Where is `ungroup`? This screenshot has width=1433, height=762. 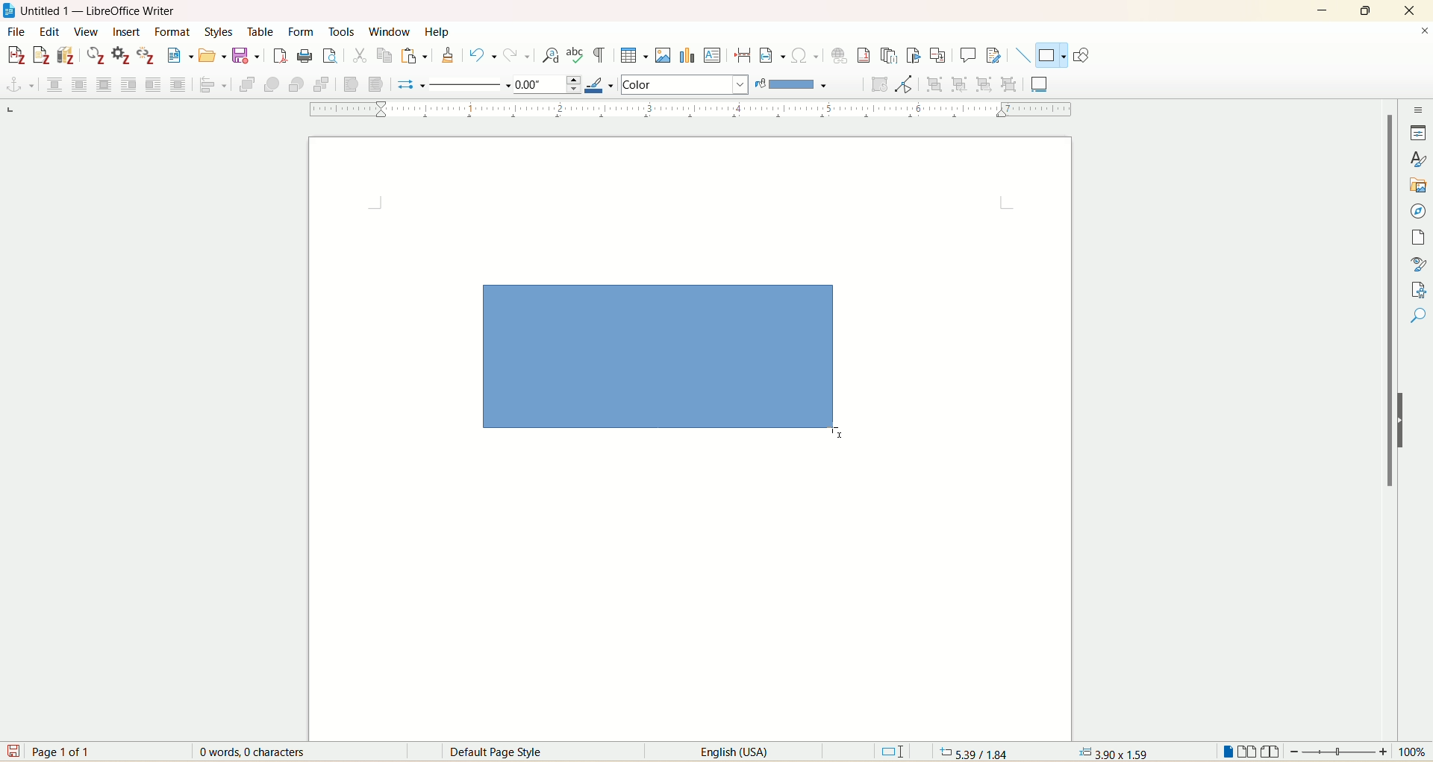
ungroup is located at coordinates (1008, 85).